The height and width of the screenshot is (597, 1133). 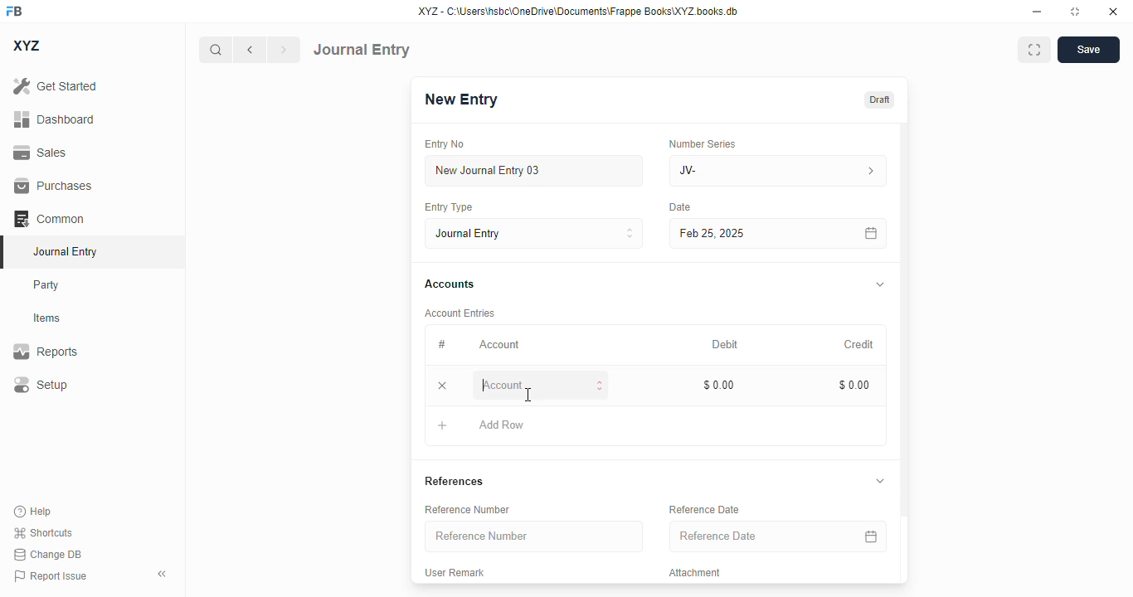 I want to click on user remark, so click(x=454, y=572).